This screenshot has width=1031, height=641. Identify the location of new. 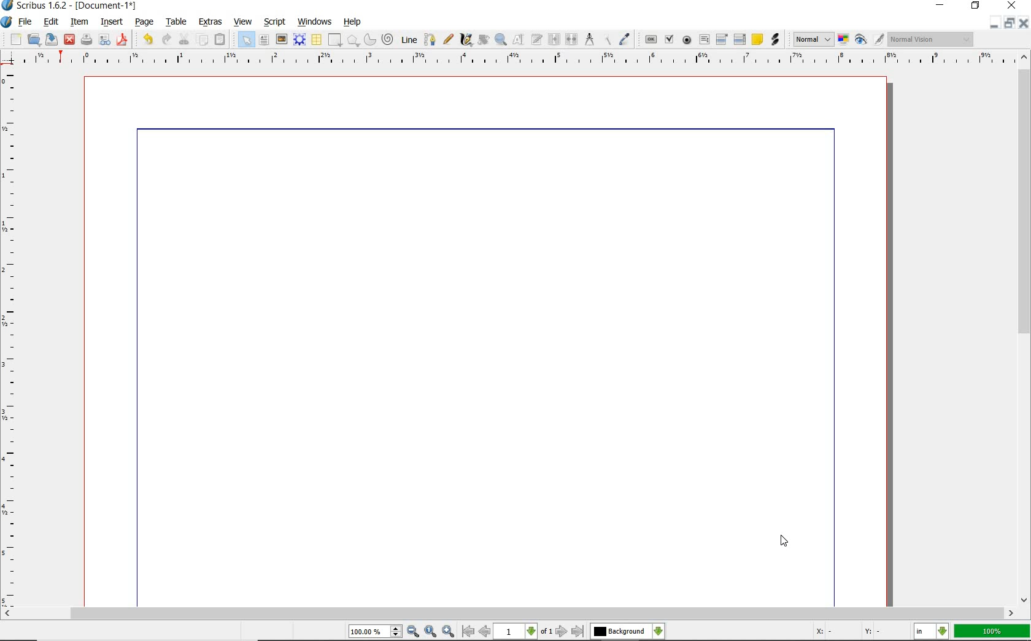
(15, 39).